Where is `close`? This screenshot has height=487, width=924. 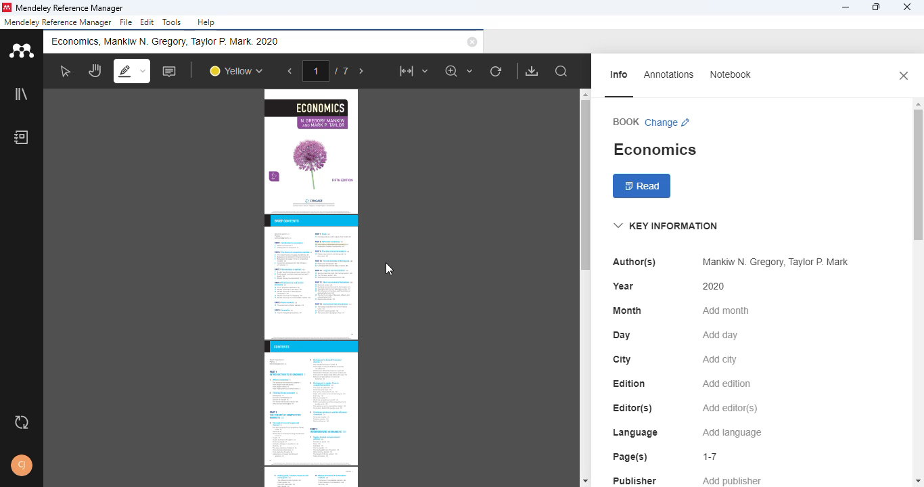
close is located at coordinates (904, 75).